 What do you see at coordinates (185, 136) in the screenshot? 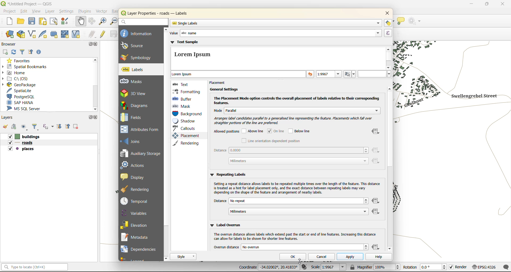
I see `placement` at bounding box center [185, 136].